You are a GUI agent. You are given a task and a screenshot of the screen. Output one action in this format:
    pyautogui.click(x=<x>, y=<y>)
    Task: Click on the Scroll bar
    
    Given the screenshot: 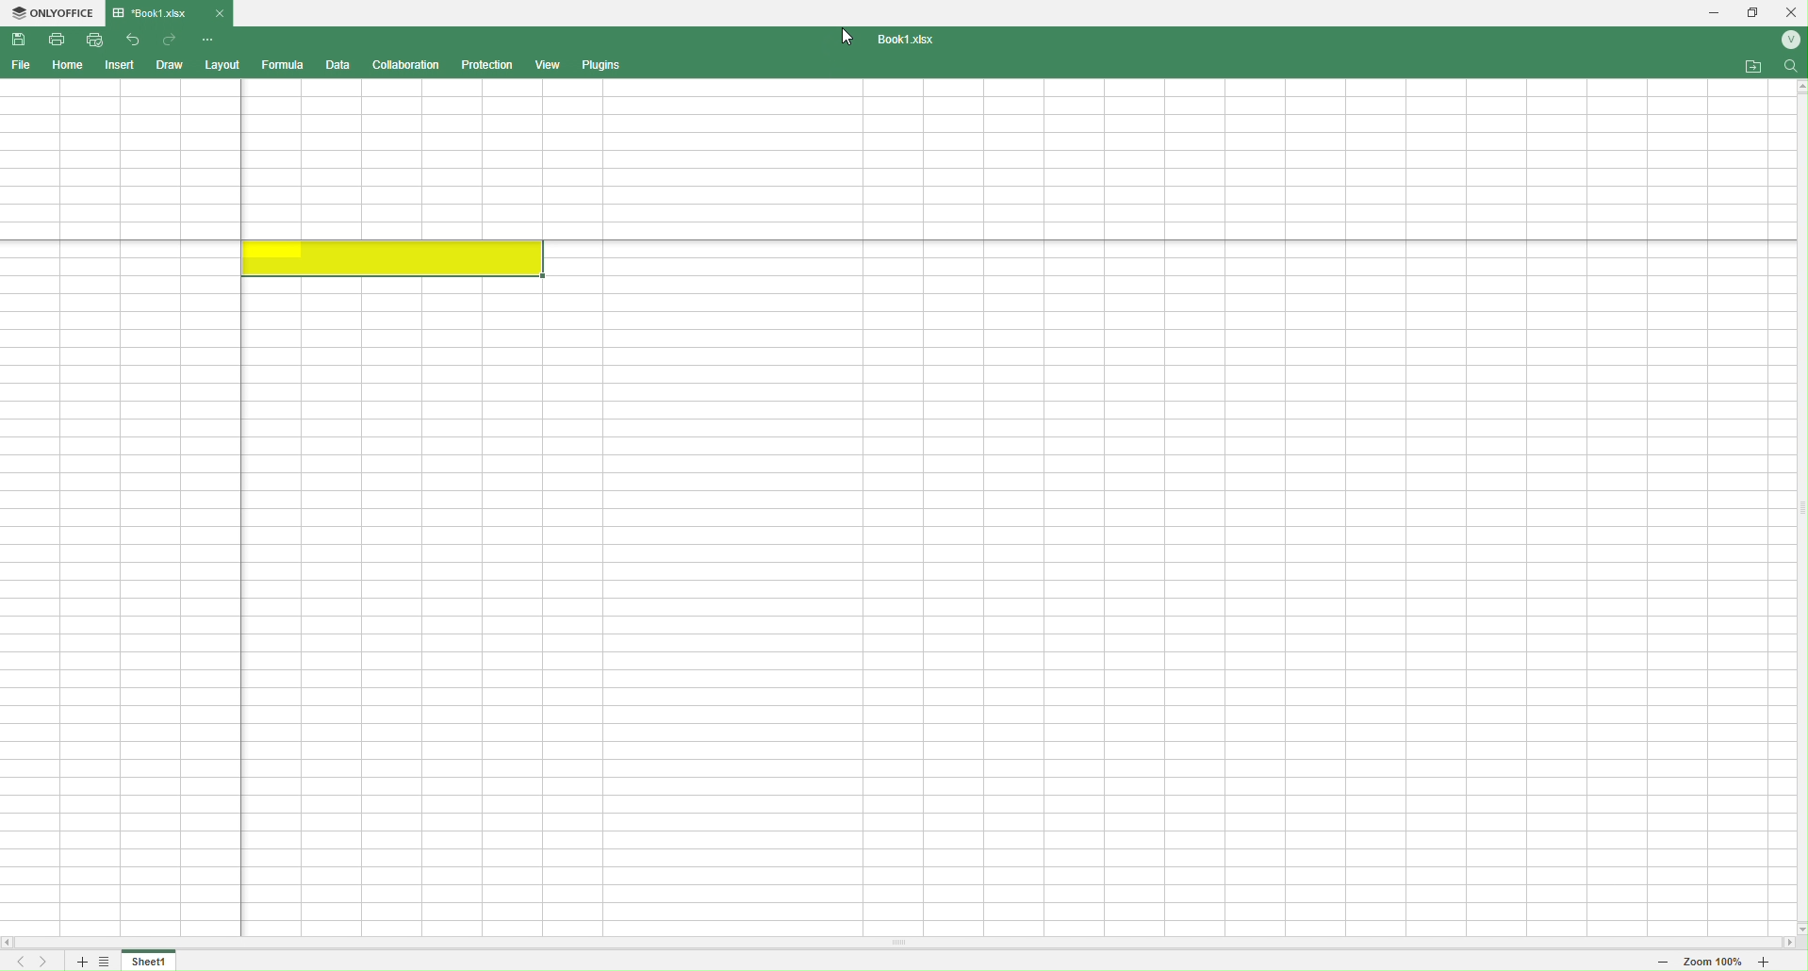 What is the action you would take?
    pyautogui.click(x=1796, y=508)
    